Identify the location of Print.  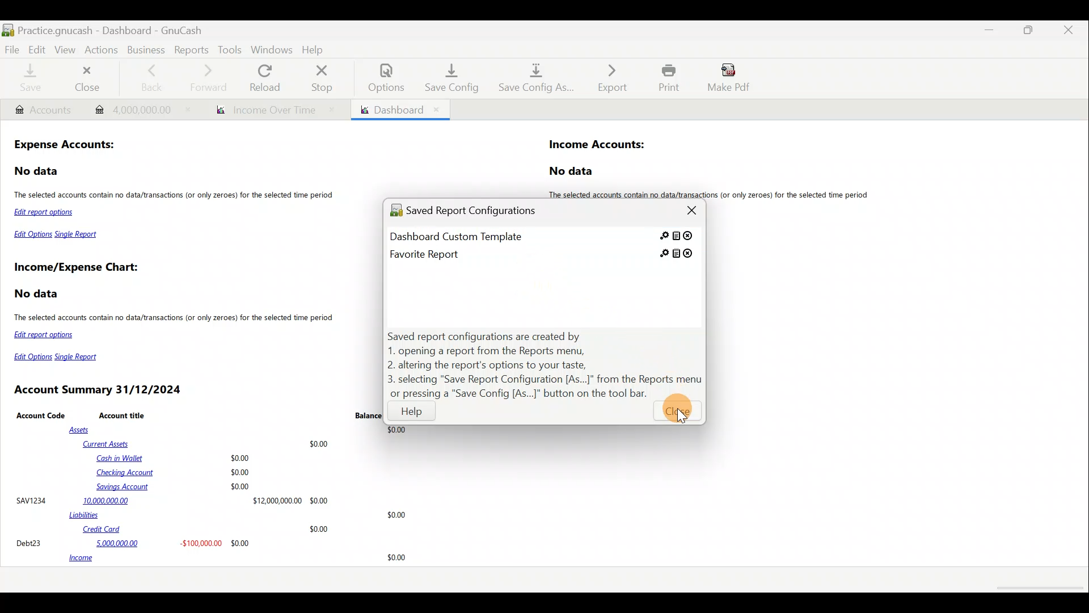
(666, 78).